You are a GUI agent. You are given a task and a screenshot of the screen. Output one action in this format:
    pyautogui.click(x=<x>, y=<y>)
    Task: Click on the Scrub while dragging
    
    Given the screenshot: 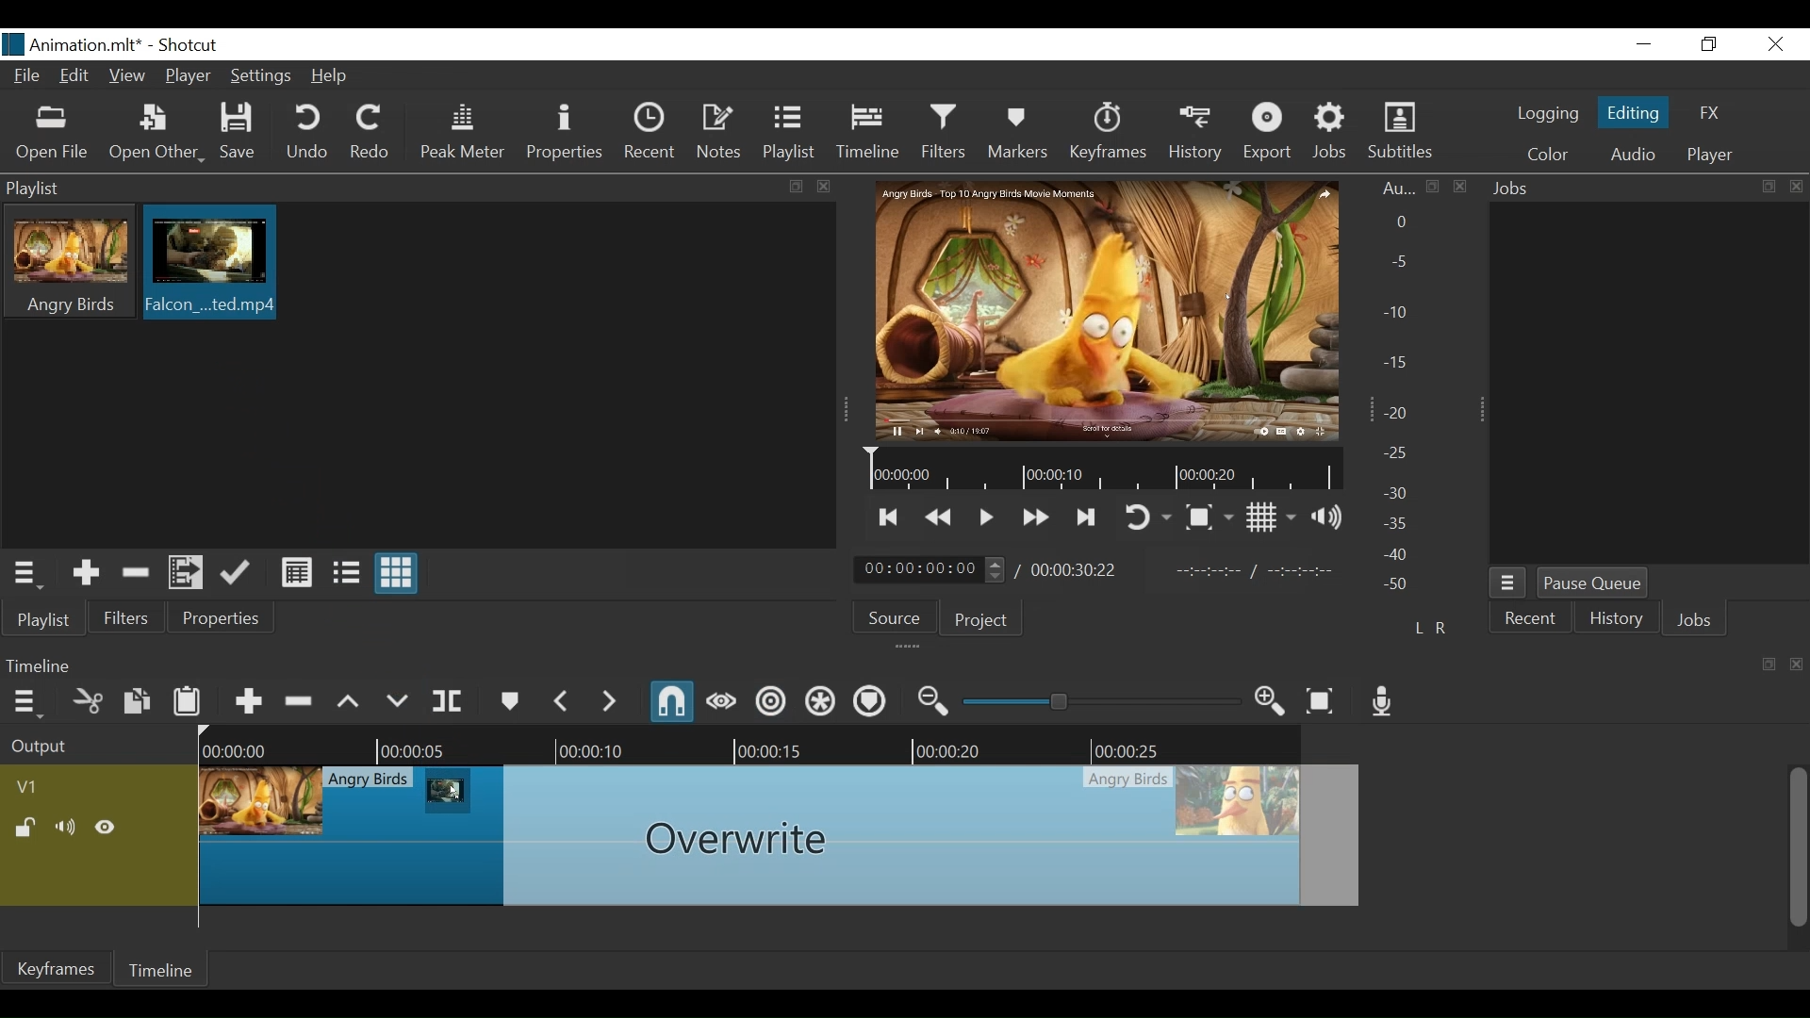 What is the action you would take?
    pyautogui.click(x=721, y=702)
    